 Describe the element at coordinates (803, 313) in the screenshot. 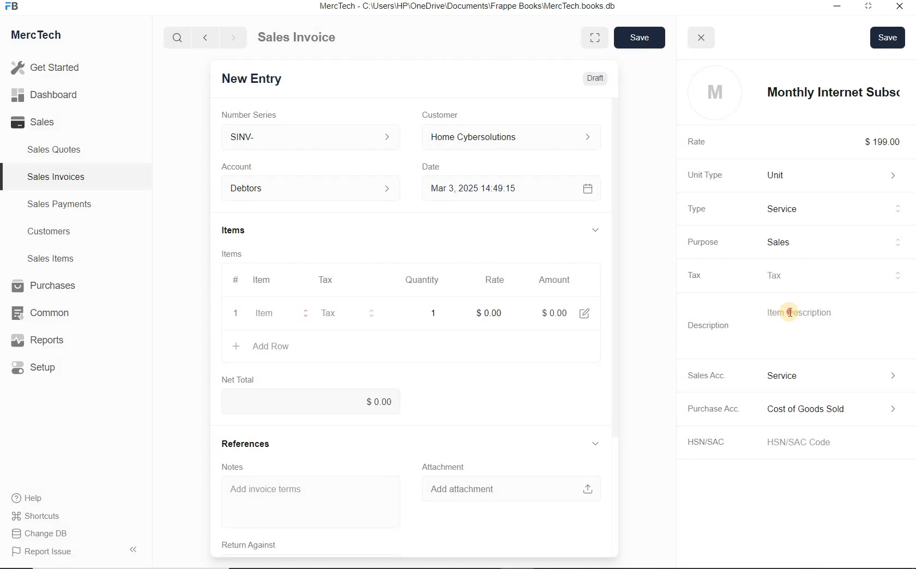

I see `Item Description` at that location.